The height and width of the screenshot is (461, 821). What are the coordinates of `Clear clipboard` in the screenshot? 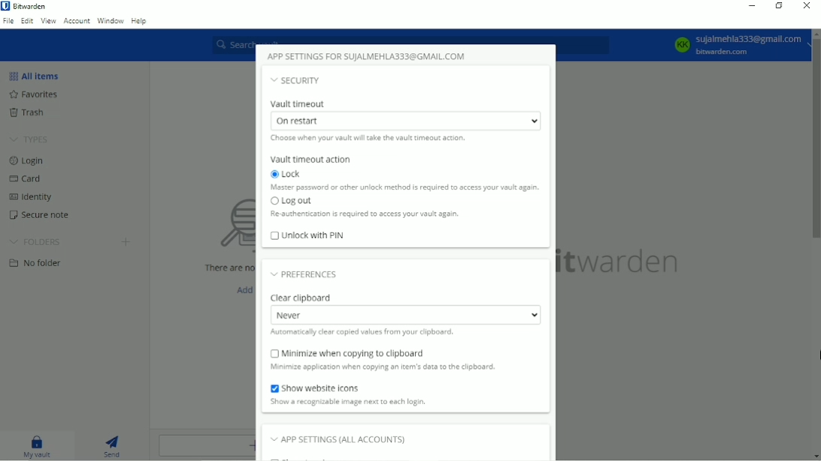 It's located at (305, 297).